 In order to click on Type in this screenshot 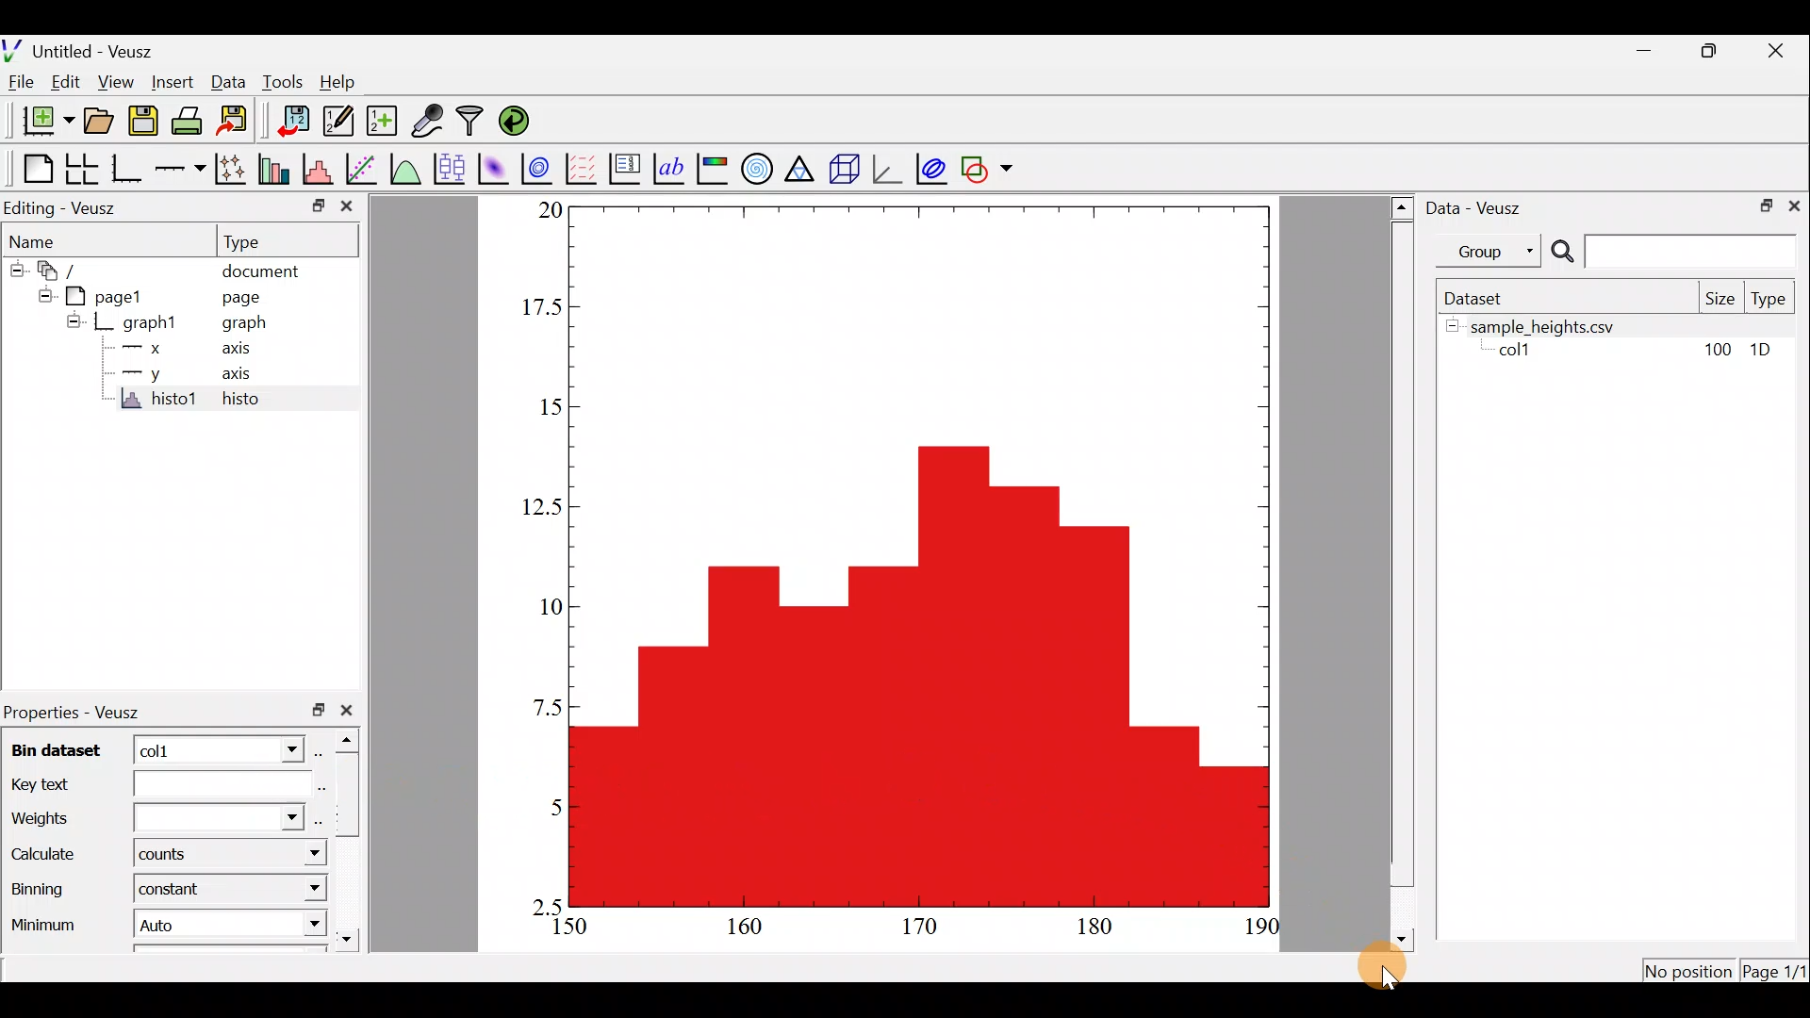, I will do `click(1772, 298)`.